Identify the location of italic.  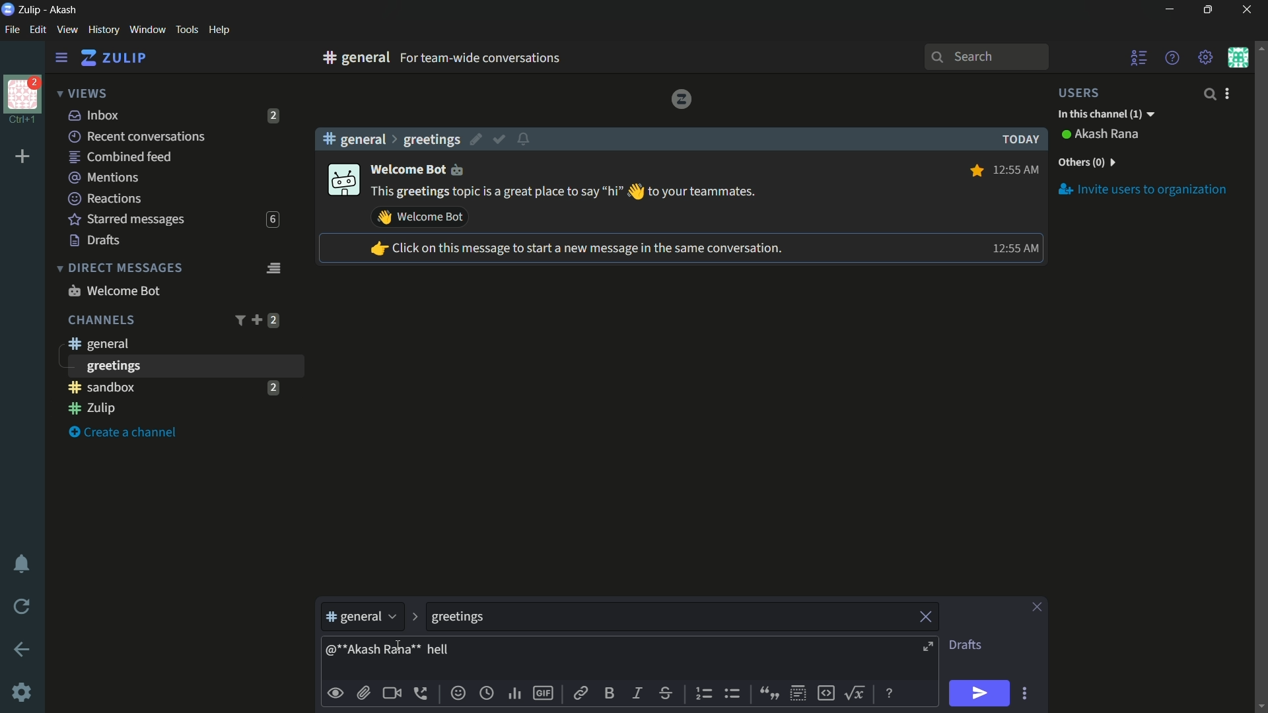
(636, 693).